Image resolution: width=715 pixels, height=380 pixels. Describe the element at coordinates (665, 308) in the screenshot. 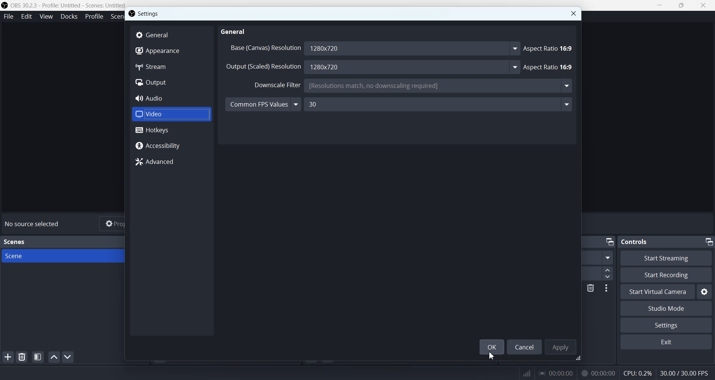

I see `Studio Mode` at that location.